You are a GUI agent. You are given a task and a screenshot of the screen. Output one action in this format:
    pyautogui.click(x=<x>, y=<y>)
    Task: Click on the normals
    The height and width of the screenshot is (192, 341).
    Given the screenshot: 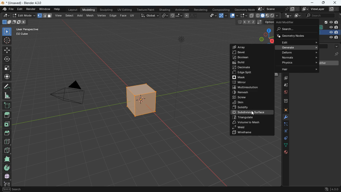 What is the action you would take?
    pyautogui.click(x=294, y=57)
    